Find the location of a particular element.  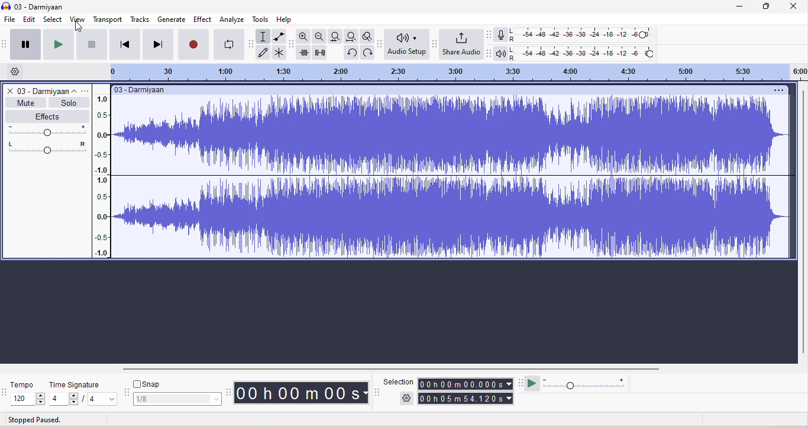

vertical scroll bar is located at coordinates (803, 224).